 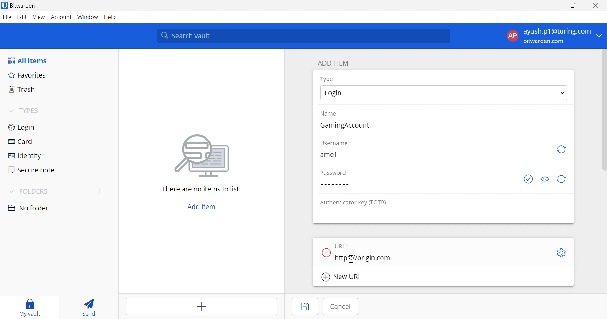 What do you see at coordinates (35, 191) in the screenshot?
I see `FOLDERS` at bounding box center [35, 191].